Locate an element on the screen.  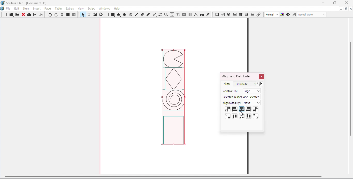
Link text frames is located at coordinates (184, 15).